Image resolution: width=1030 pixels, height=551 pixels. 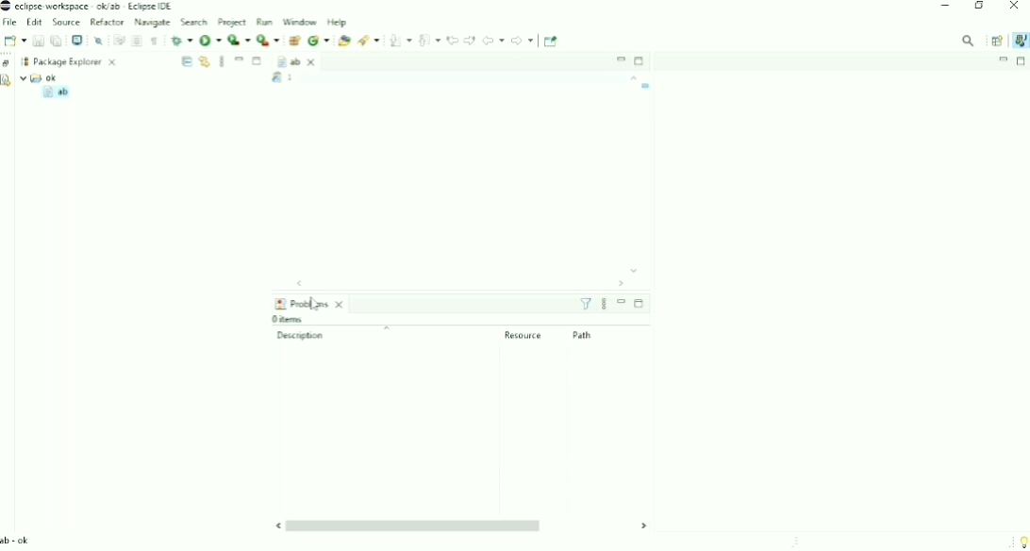 What do you see at coordinates (995, 40) in the screenshot?
I see `Open Perspective` at bounding box center [995, 40].